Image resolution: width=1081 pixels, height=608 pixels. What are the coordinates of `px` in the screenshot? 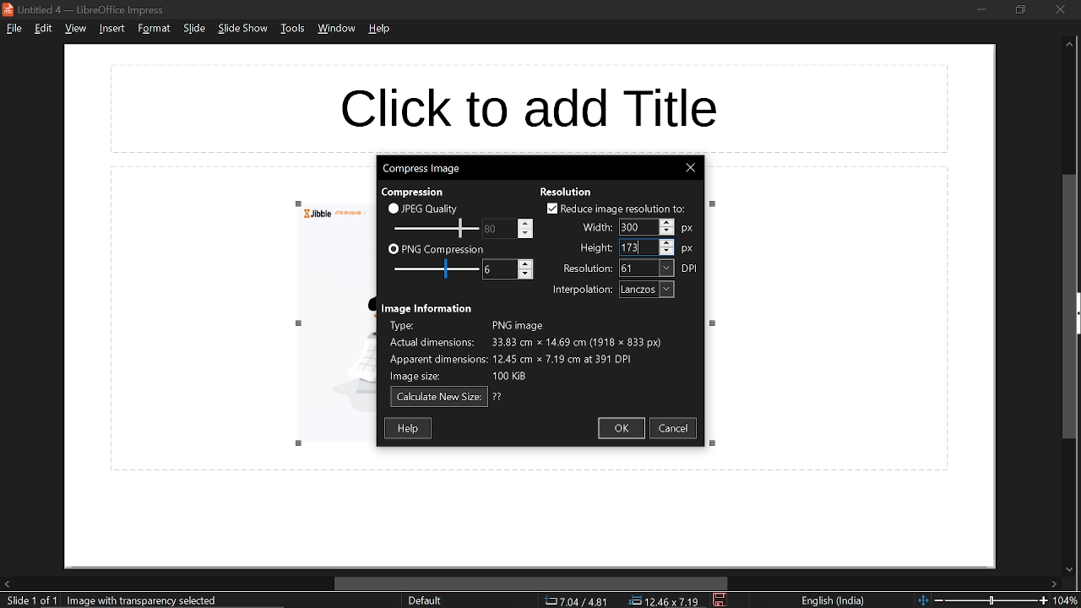 It's located at (691, 227).